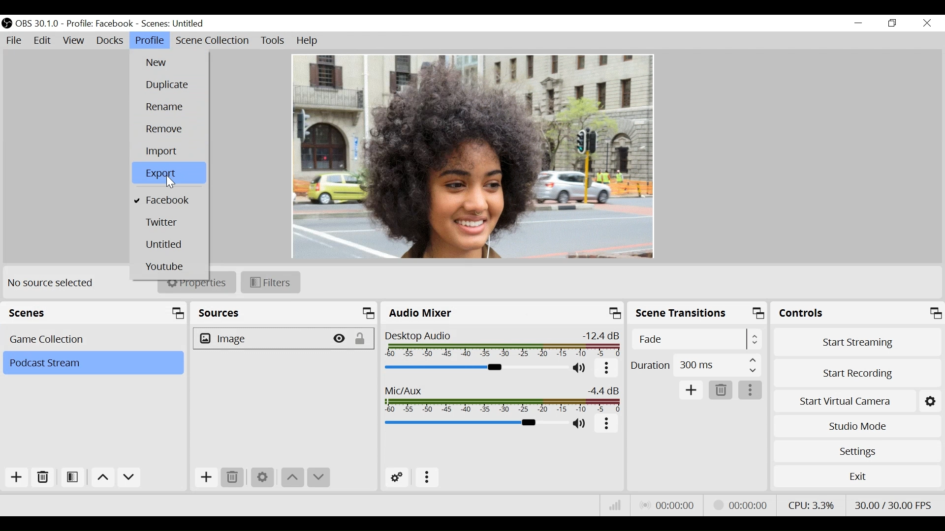 The height and width of the screenshot is (531, 945). Describe the element at coordinates (110, 41) in the screenshot. I see `Docks` at that location.